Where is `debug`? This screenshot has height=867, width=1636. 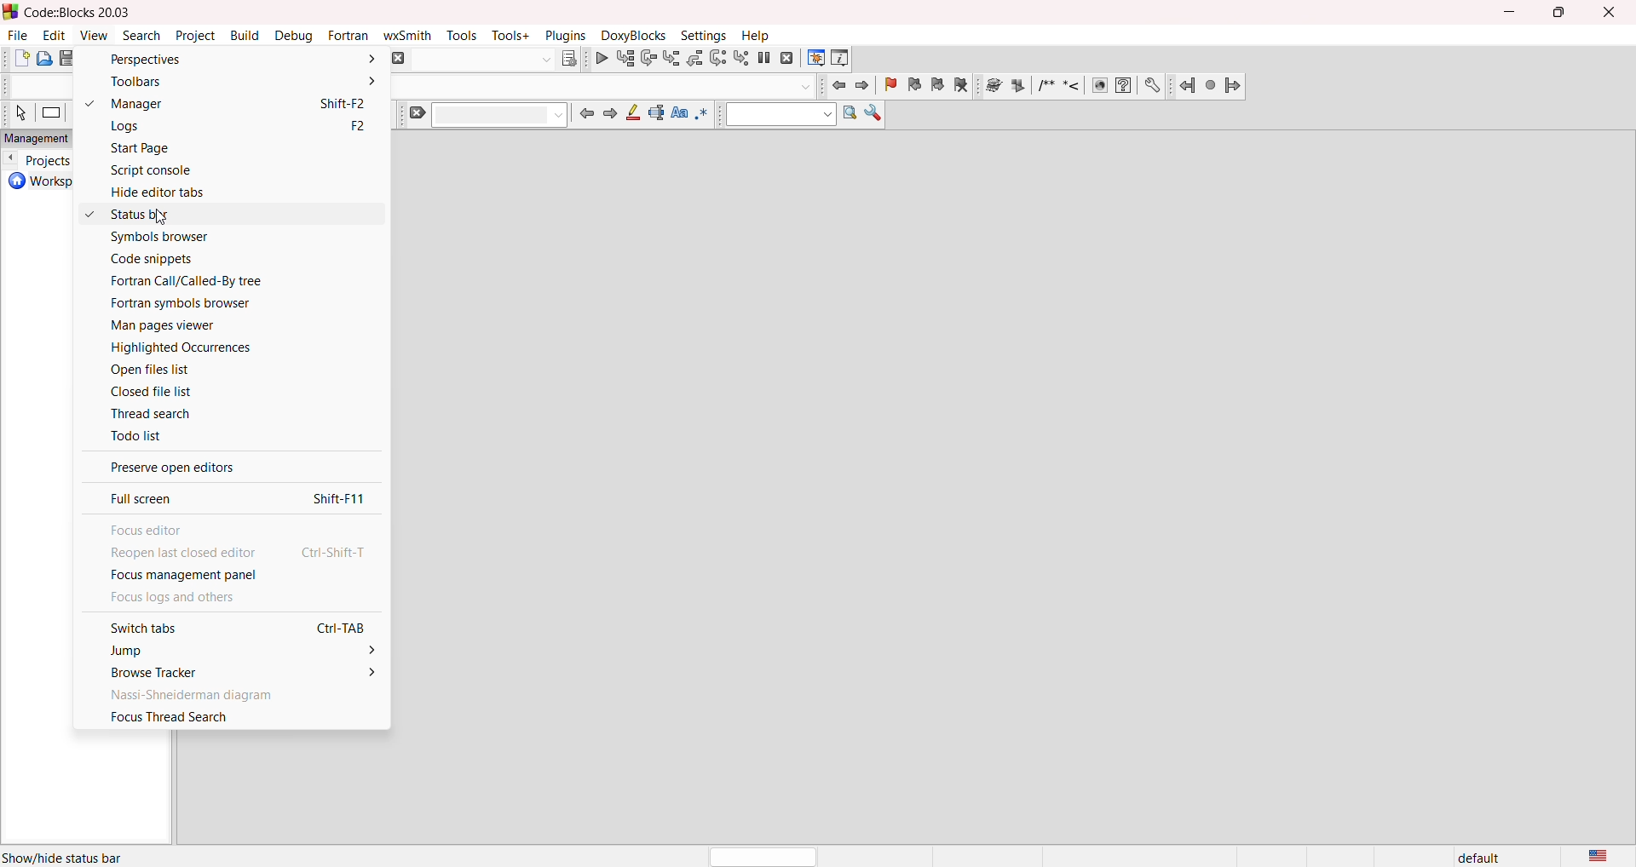
debug is located at coordinates (297, 36).